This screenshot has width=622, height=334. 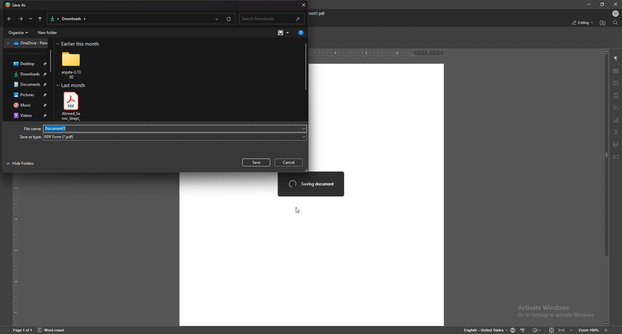 What do you see at coordinates (284, 33) in the screenshot?
I see `change view` at bounding box center [284, 33].